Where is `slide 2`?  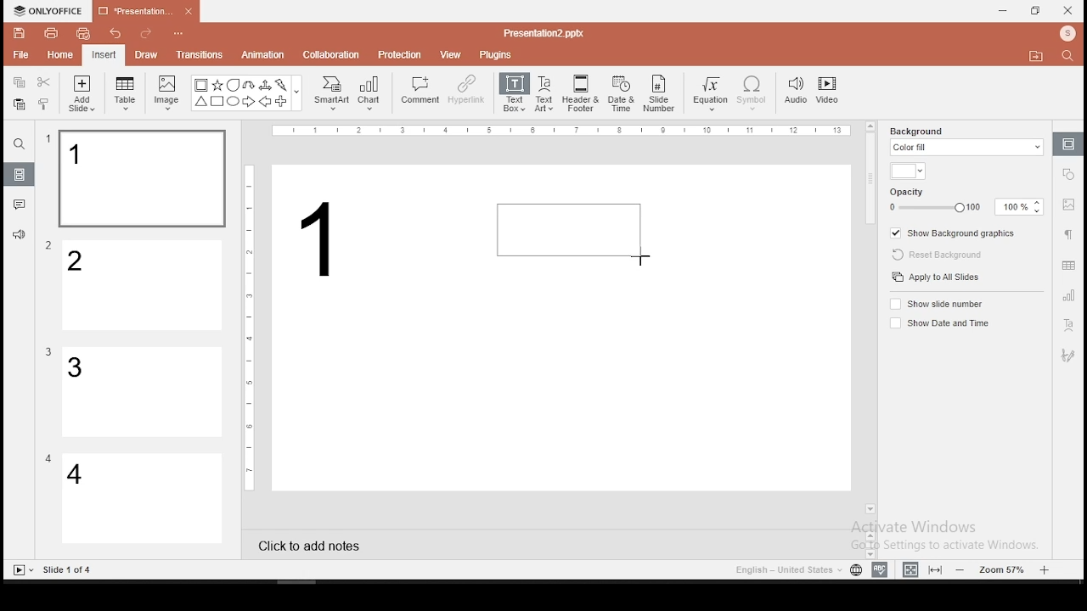 slide 2 is located at coordinates (144, 286).